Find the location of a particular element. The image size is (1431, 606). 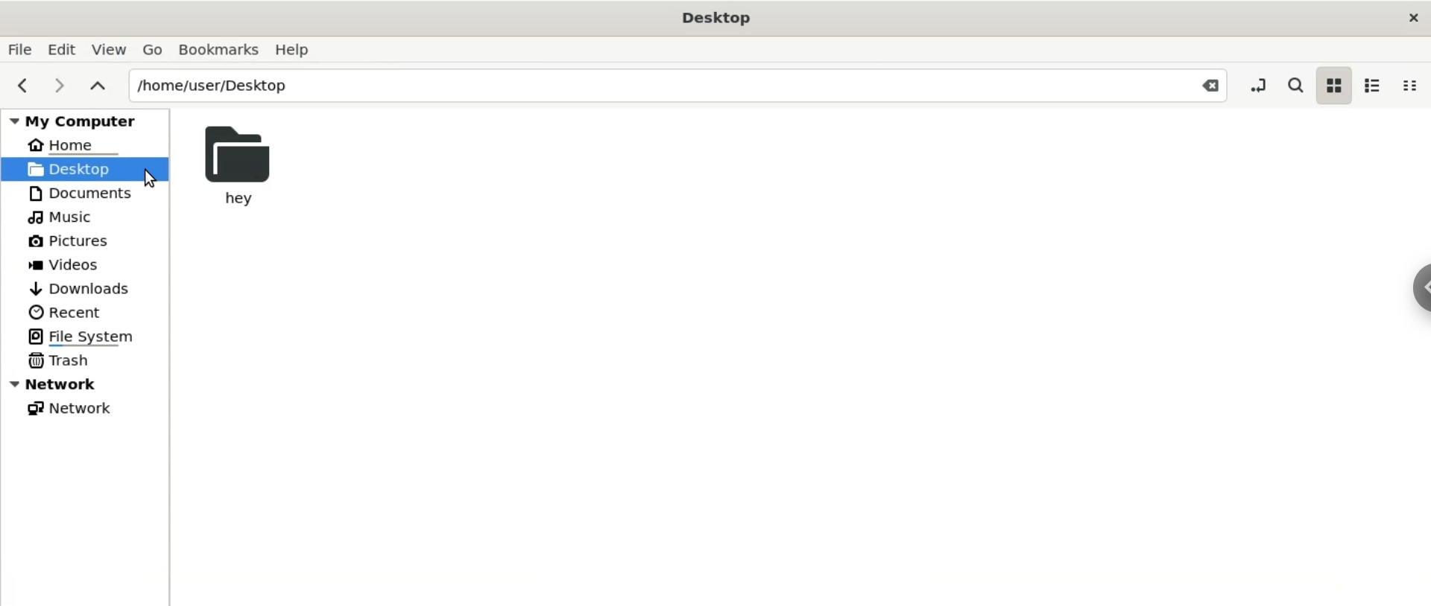

close is located at coordinates (1409, 16).